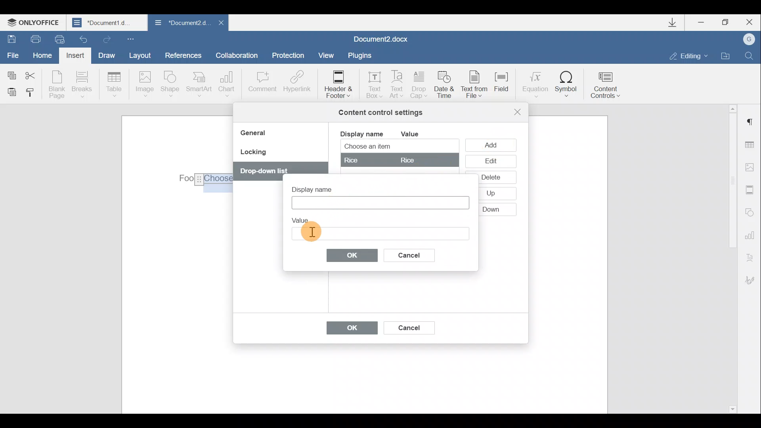 This screenshot has width=761, height=428. What do you see at coordinates (362, 55) in the screenshot?
I see `Plugins` at bounding box center [362, 55].